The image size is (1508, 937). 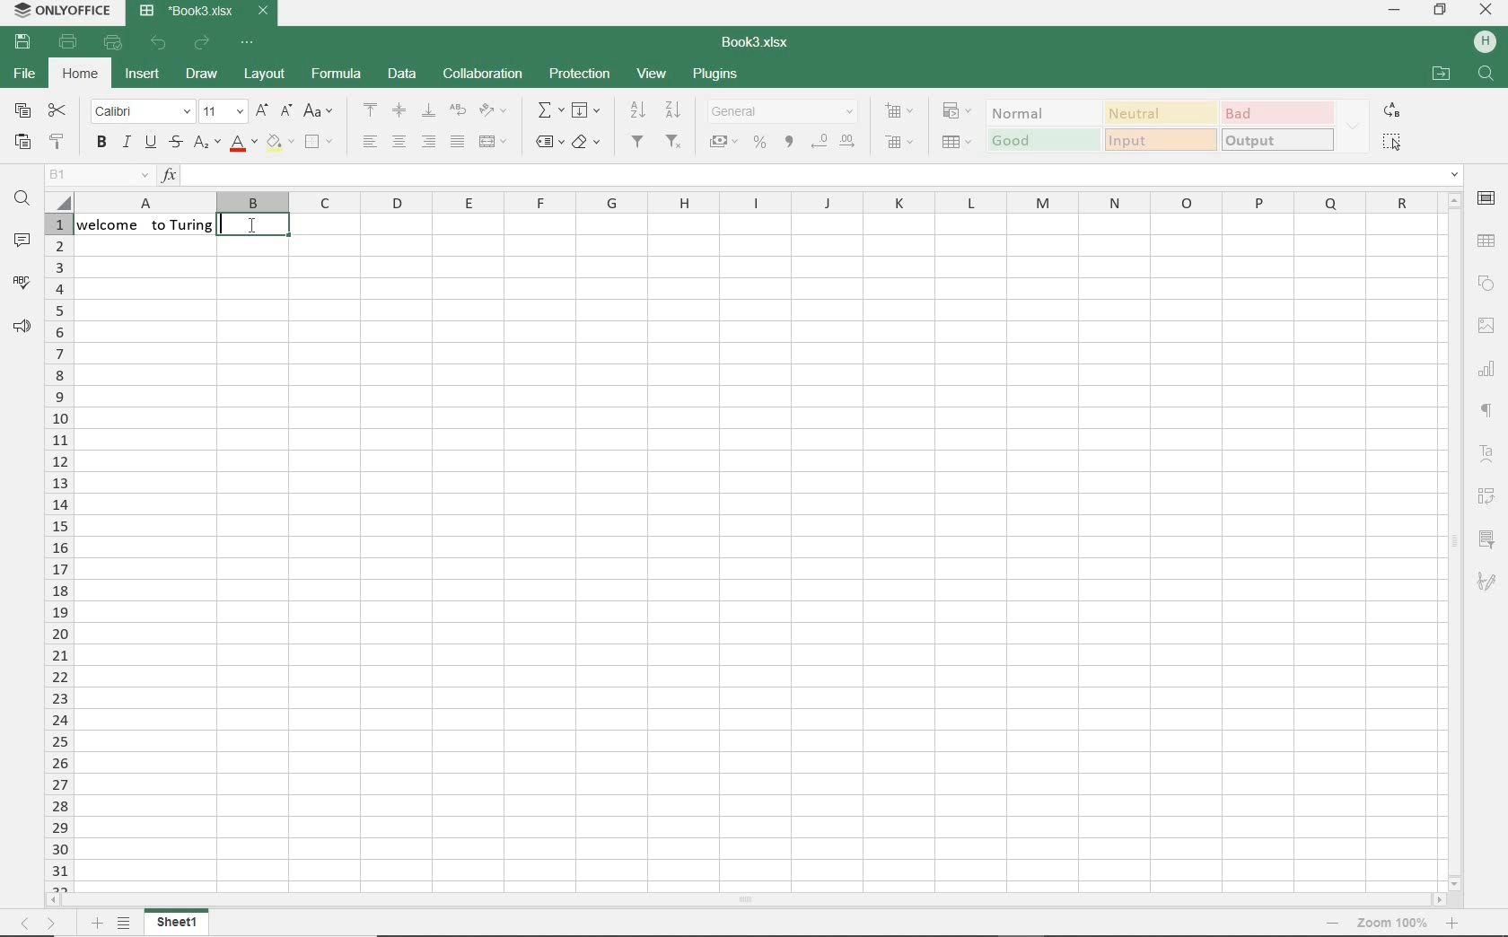 I want to click on file, so click(x=25, y=75).